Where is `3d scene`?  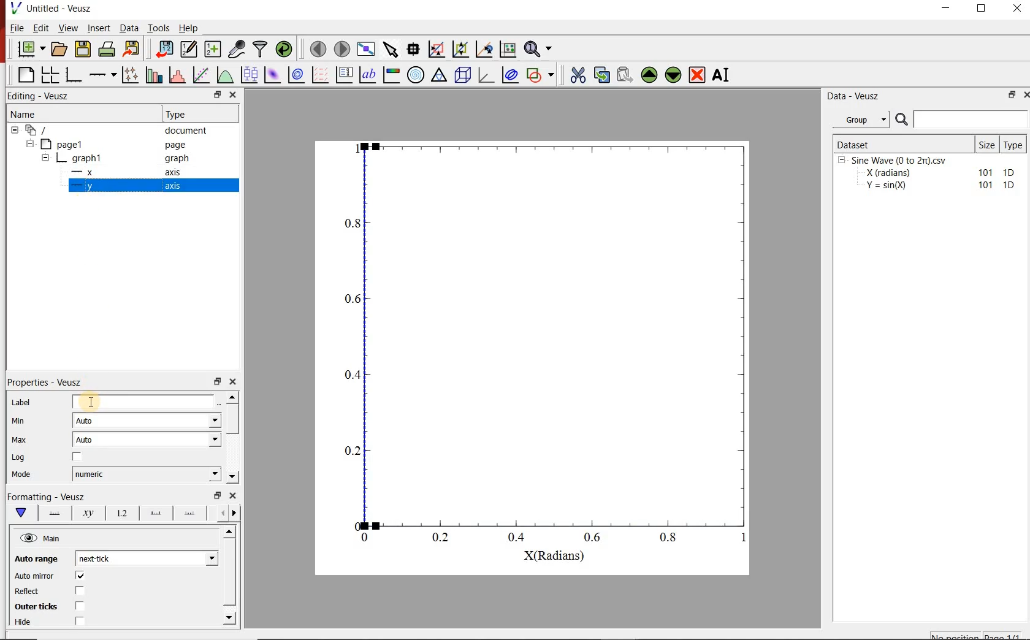 3d scene is located at coordinates (463, 75).